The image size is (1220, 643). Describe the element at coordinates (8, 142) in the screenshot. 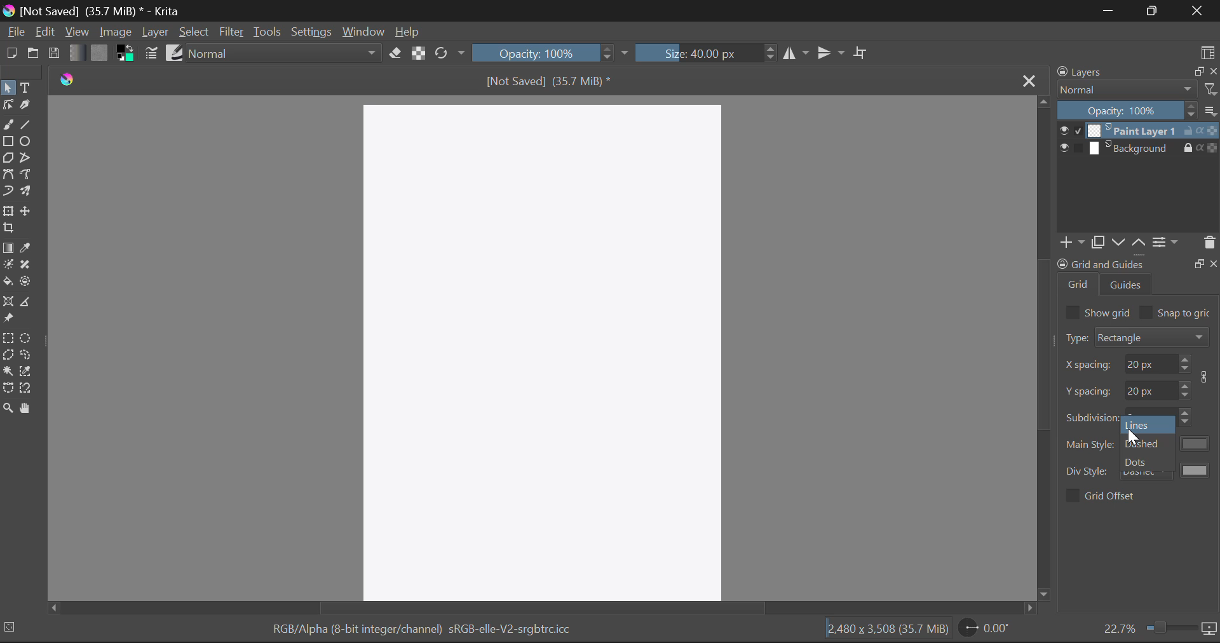

I see `Rectangle` at that location.